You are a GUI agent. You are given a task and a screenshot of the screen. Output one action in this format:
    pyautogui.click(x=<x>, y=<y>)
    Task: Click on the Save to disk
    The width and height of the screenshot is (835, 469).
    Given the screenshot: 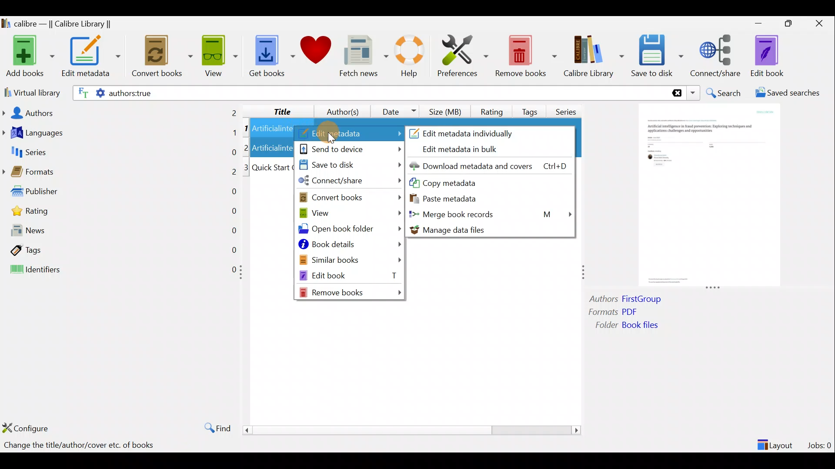 What is the action you would take?
    pyautogui.click(x=348, y=165)
    